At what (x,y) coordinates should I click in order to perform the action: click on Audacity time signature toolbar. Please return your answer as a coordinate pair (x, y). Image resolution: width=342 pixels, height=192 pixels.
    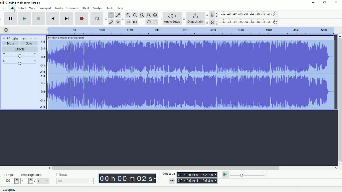
    Looking at the image, I should click on (2, 178).